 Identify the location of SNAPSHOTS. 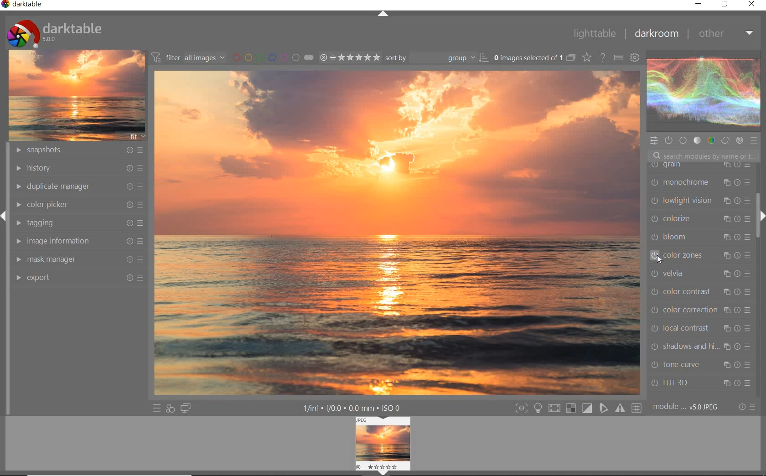
(78, 150).